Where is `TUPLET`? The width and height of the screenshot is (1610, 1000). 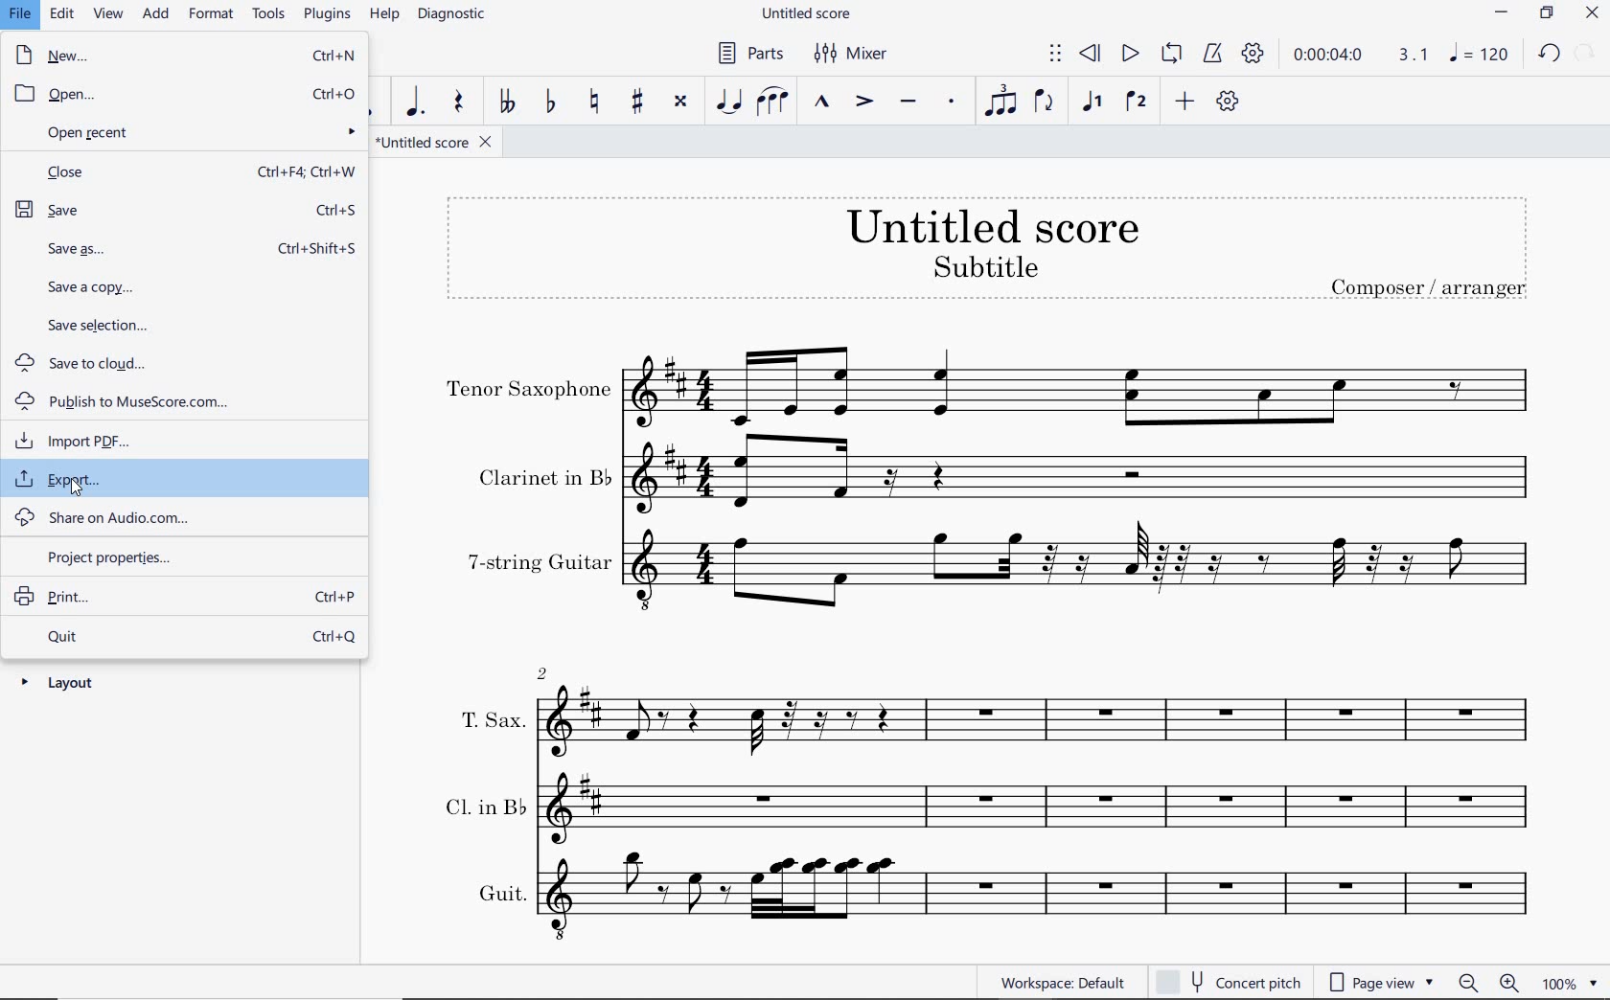
TUPLET is located at coordinates (1001, 101).